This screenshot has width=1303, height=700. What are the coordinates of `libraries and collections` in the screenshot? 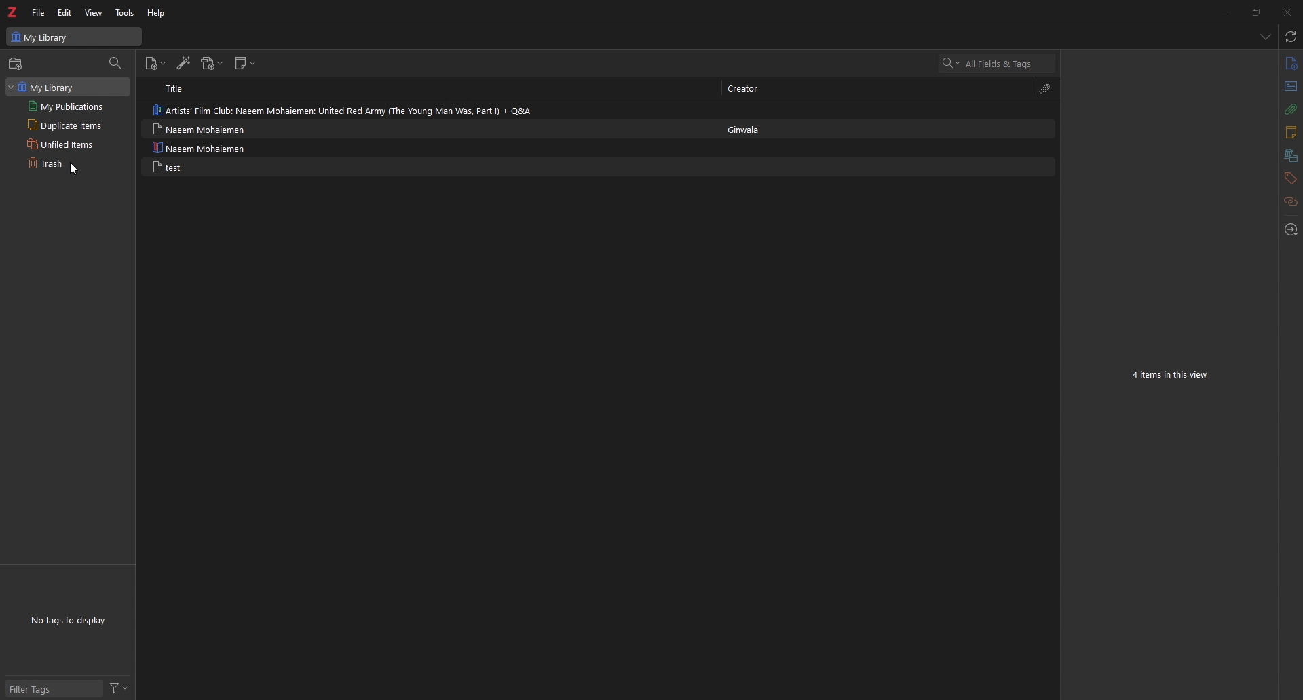 It's located at (1291, 156).